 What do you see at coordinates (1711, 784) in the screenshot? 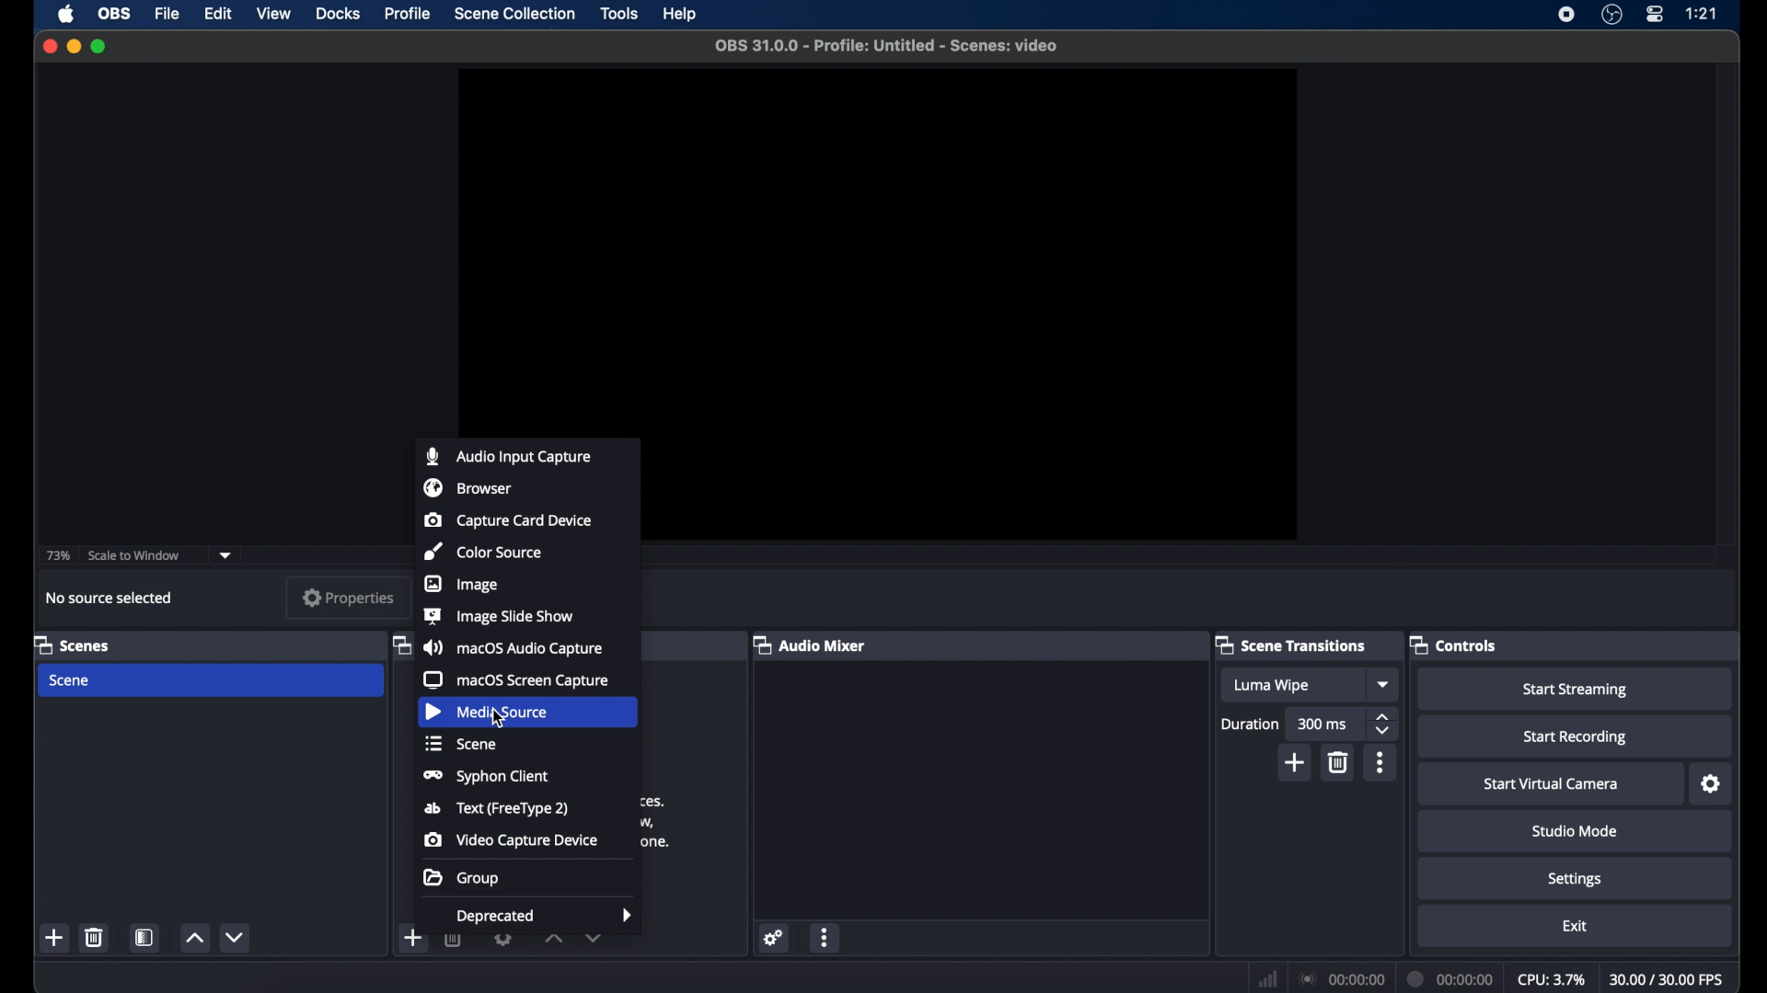
I see `settings` at bounding box center [1711, 784].